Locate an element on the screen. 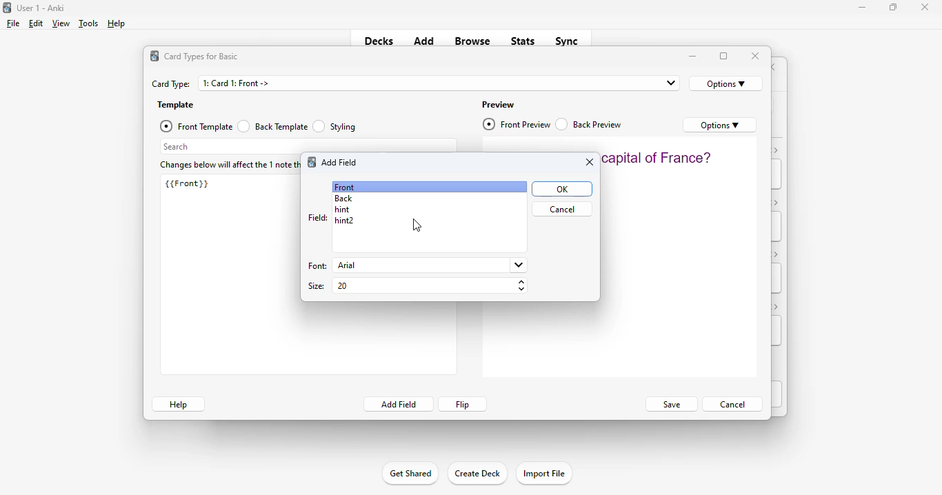 The width and height of the screenshot is (942, 495). help is located at coordinates (115, 23).